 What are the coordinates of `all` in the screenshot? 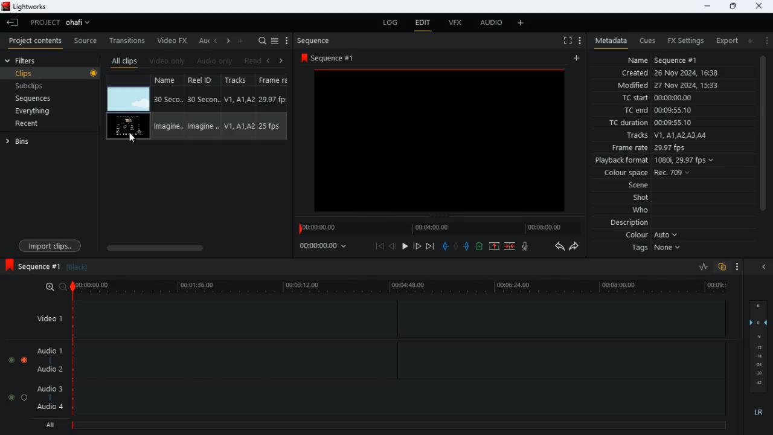 It's located at (53, 425).